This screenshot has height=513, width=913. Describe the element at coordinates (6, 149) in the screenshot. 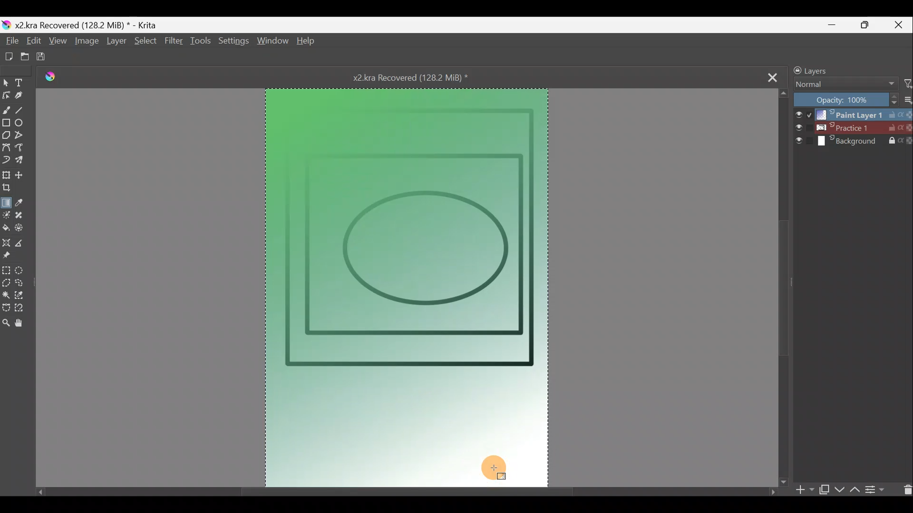

I see `Bezier curve tool` at that location.